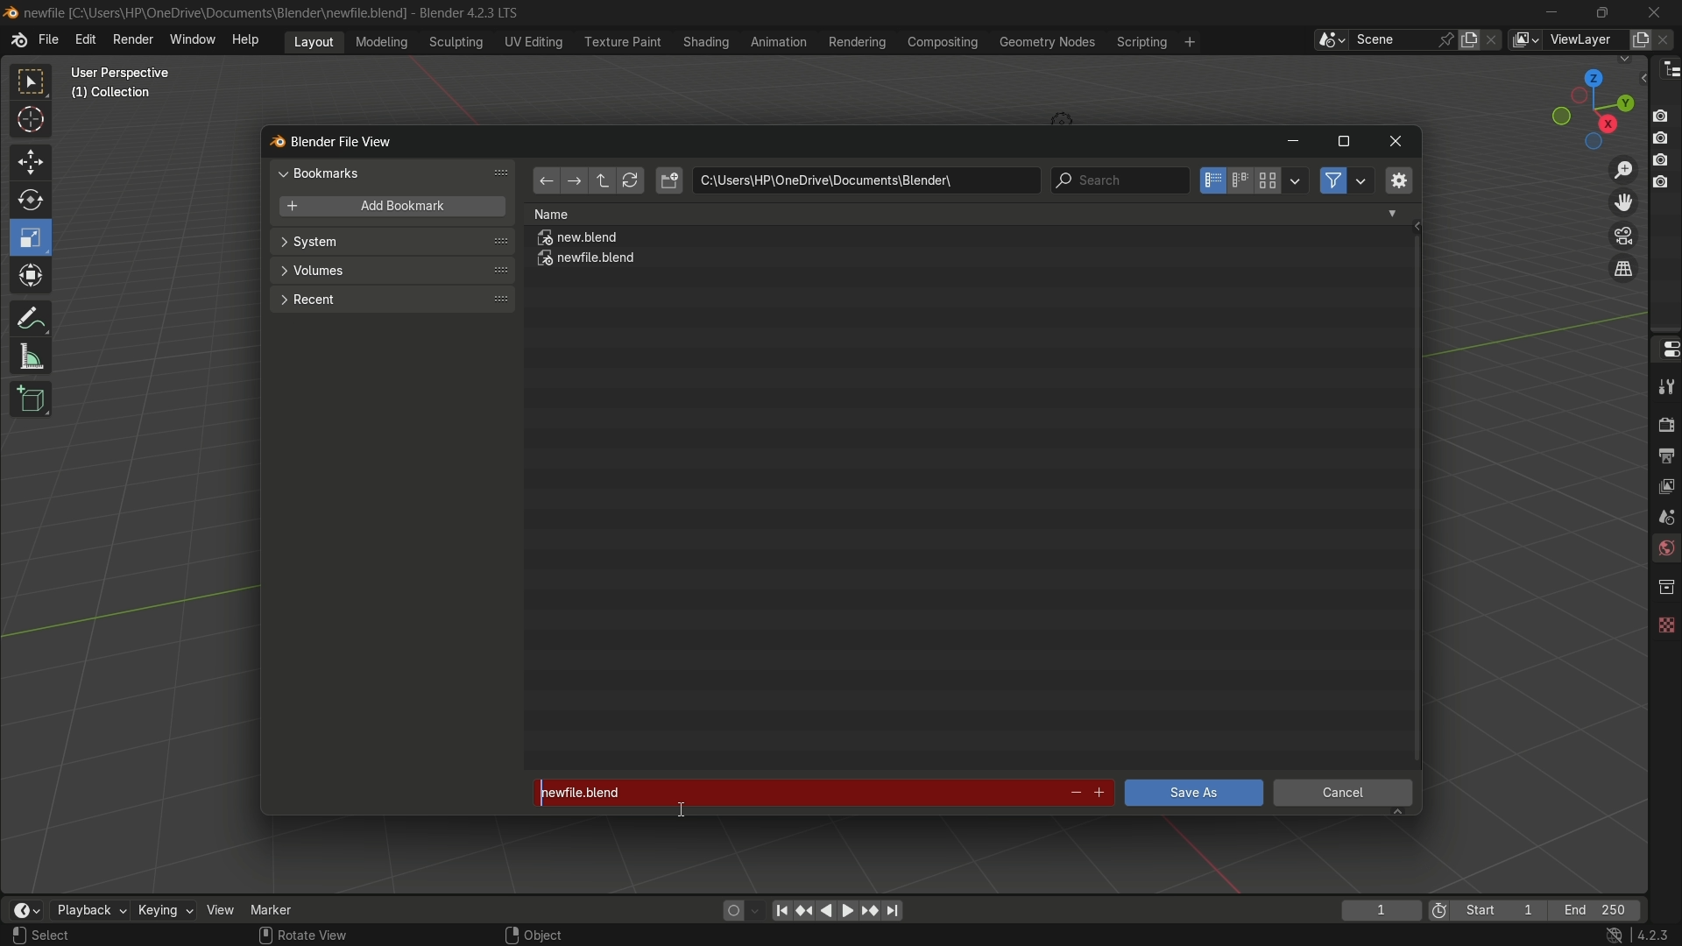 This screenshot has width=1682, height=946. Describe the element at coordinates (866, 180) in the screenshot. I see `location` at that location.